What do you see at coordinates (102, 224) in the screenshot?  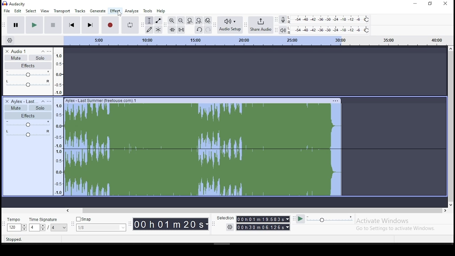 I see `snap` at bounding box center [102, 224].